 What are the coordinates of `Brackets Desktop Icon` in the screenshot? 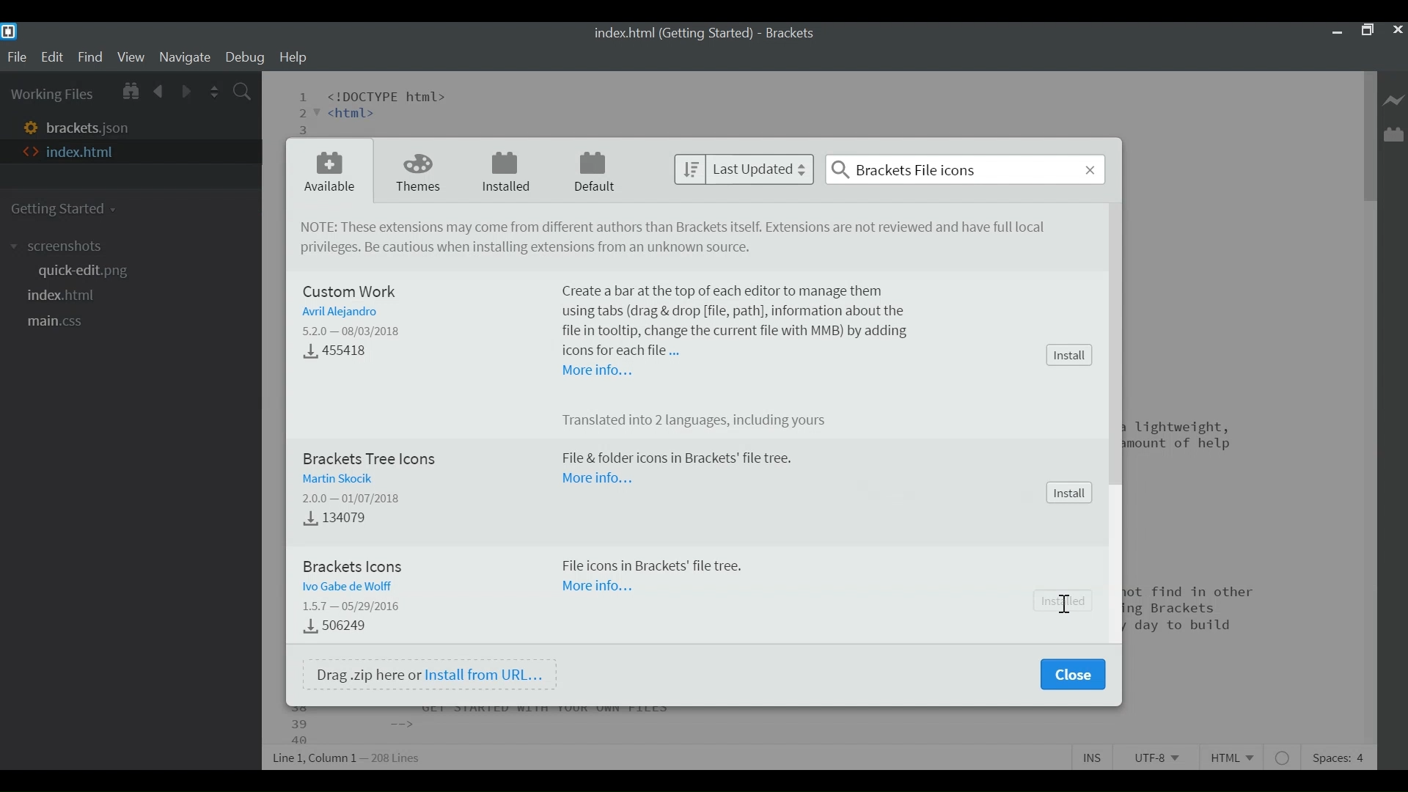 It's located at (12, 32).